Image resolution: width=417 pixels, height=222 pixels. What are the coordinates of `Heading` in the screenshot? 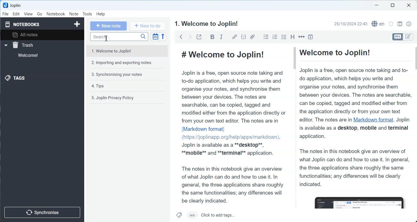 It's located at (292, 37).